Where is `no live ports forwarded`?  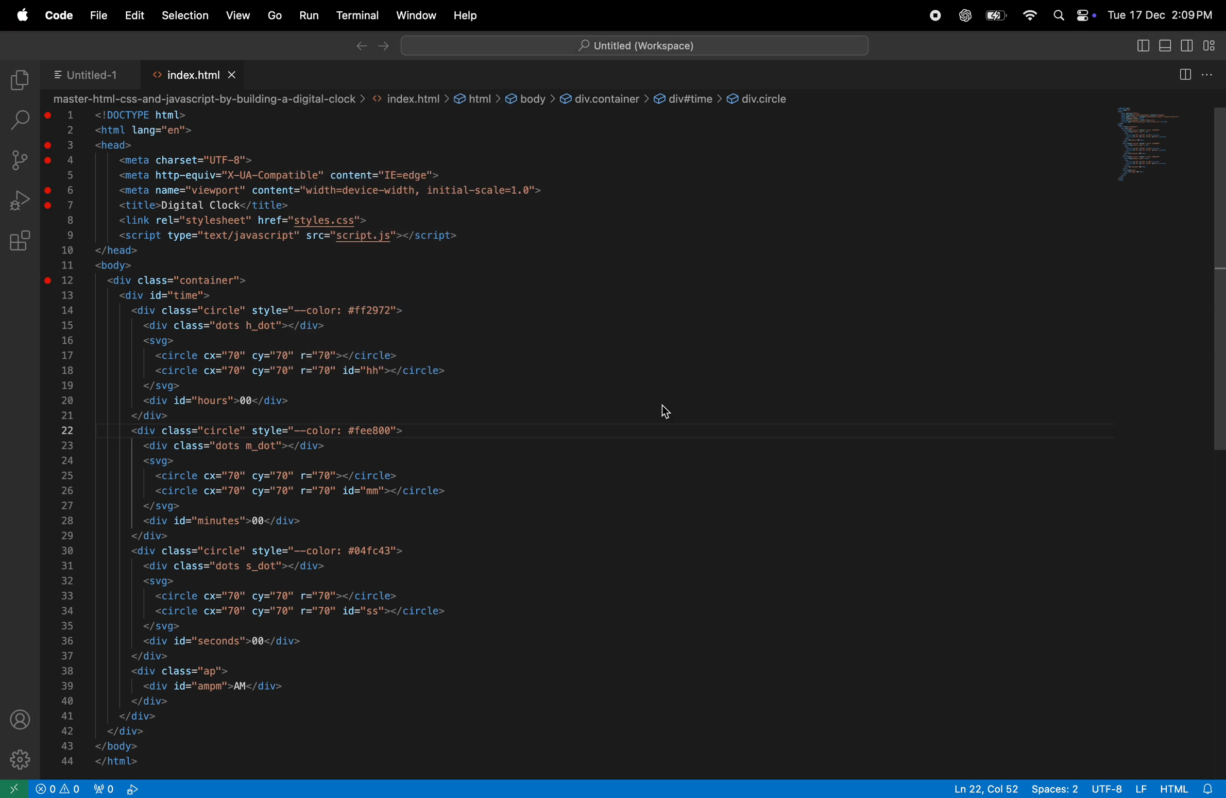 no live ports forwarded is located at coordinates (134, 789).